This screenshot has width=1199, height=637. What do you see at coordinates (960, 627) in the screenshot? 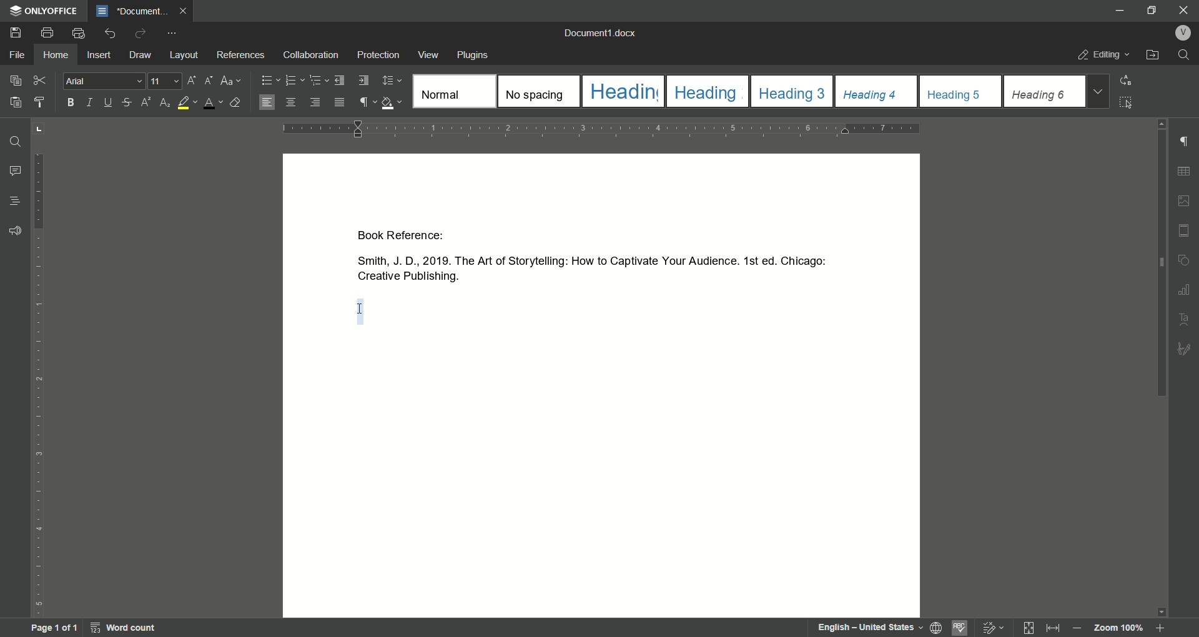
I see `spell check` at bounding box center [960, 627].